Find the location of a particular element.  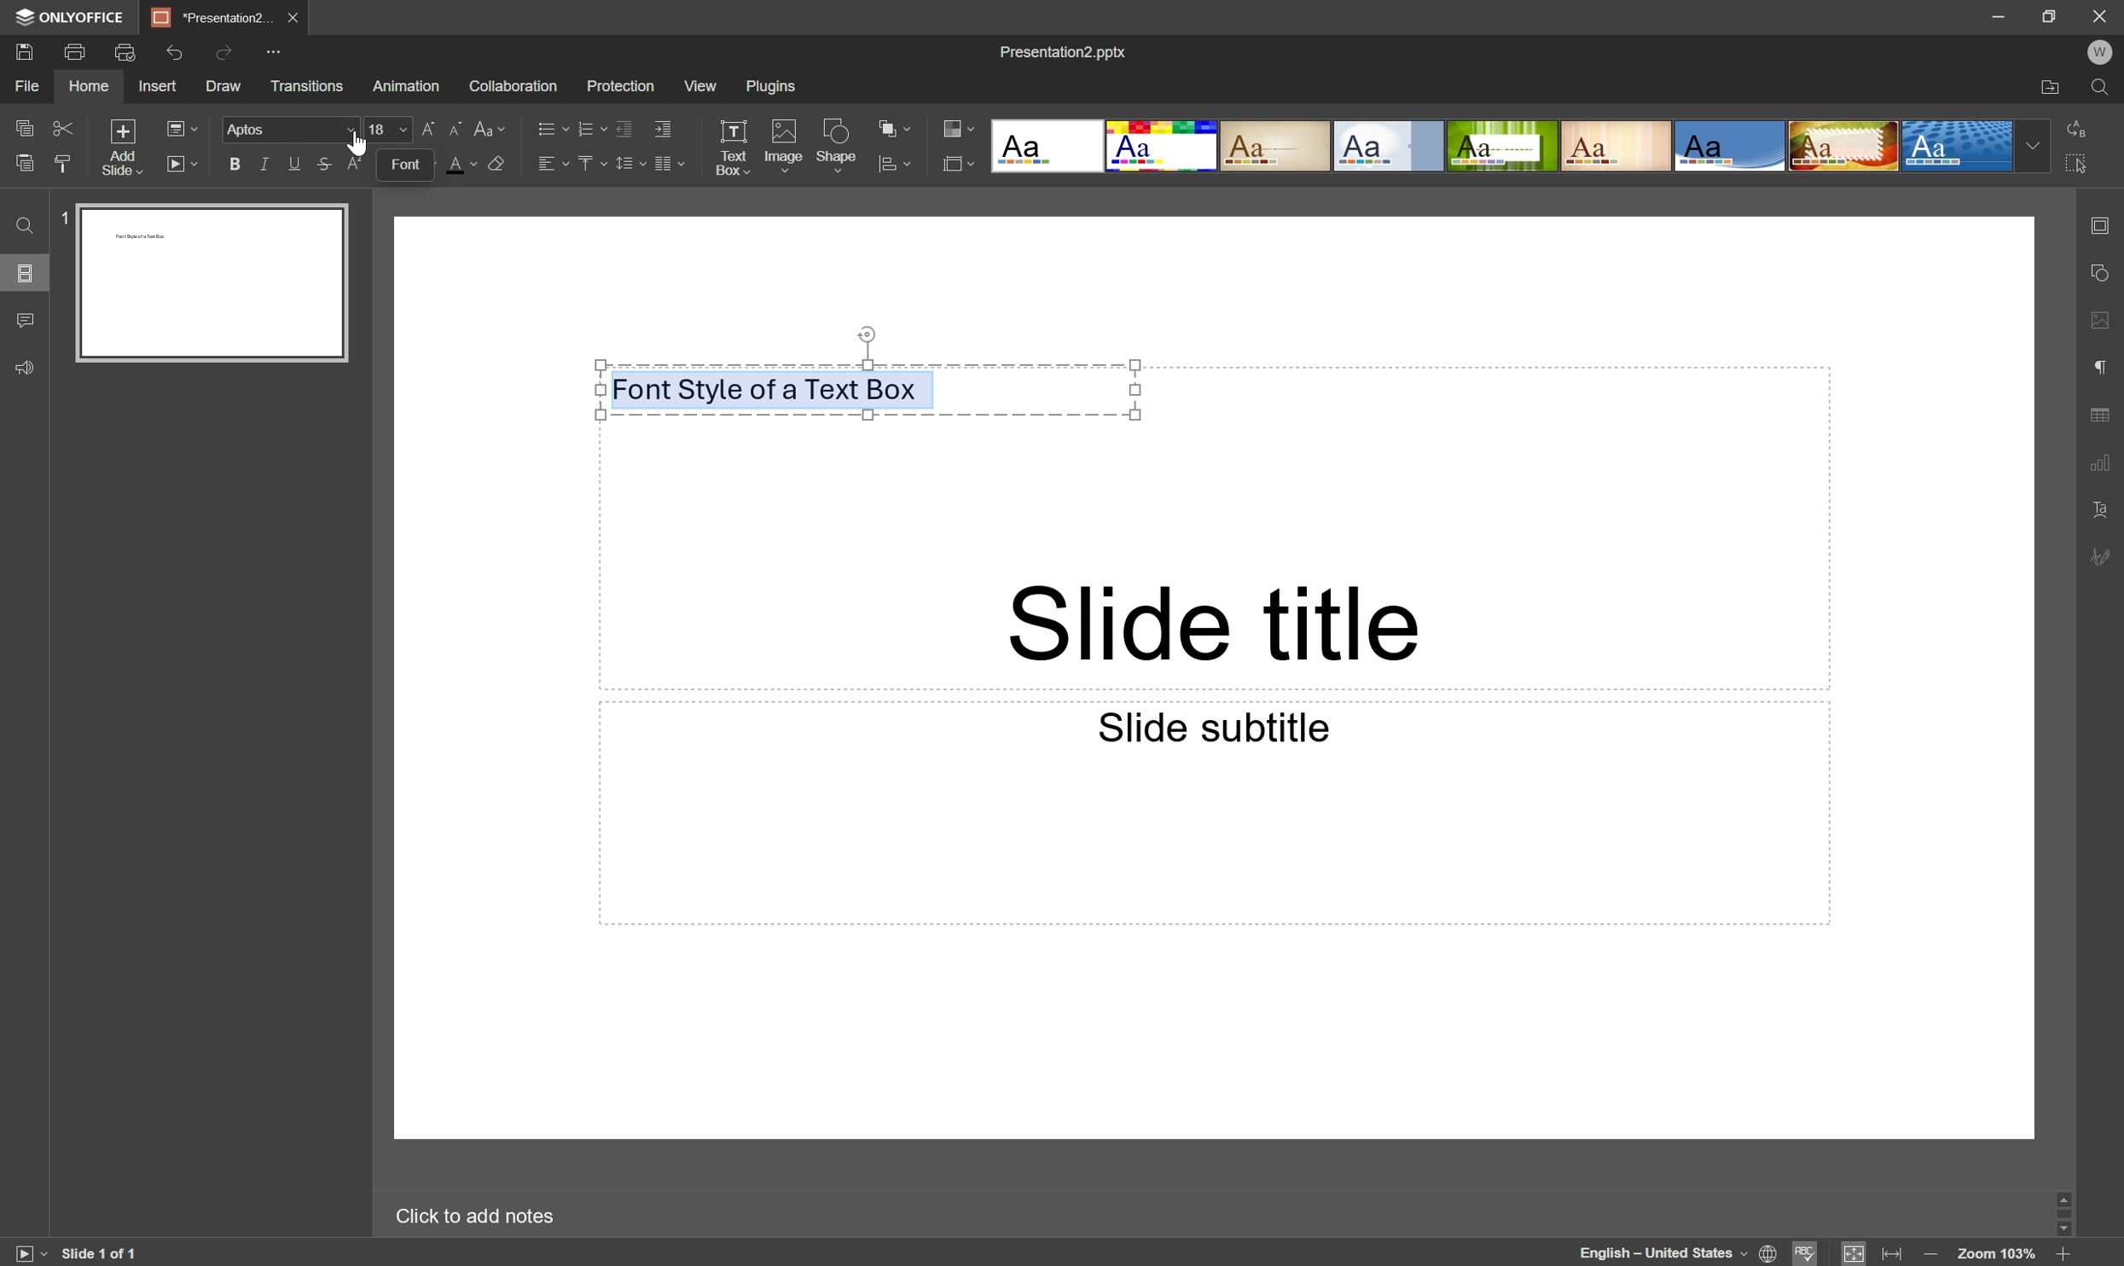

File is located at coordinates (28, 85).